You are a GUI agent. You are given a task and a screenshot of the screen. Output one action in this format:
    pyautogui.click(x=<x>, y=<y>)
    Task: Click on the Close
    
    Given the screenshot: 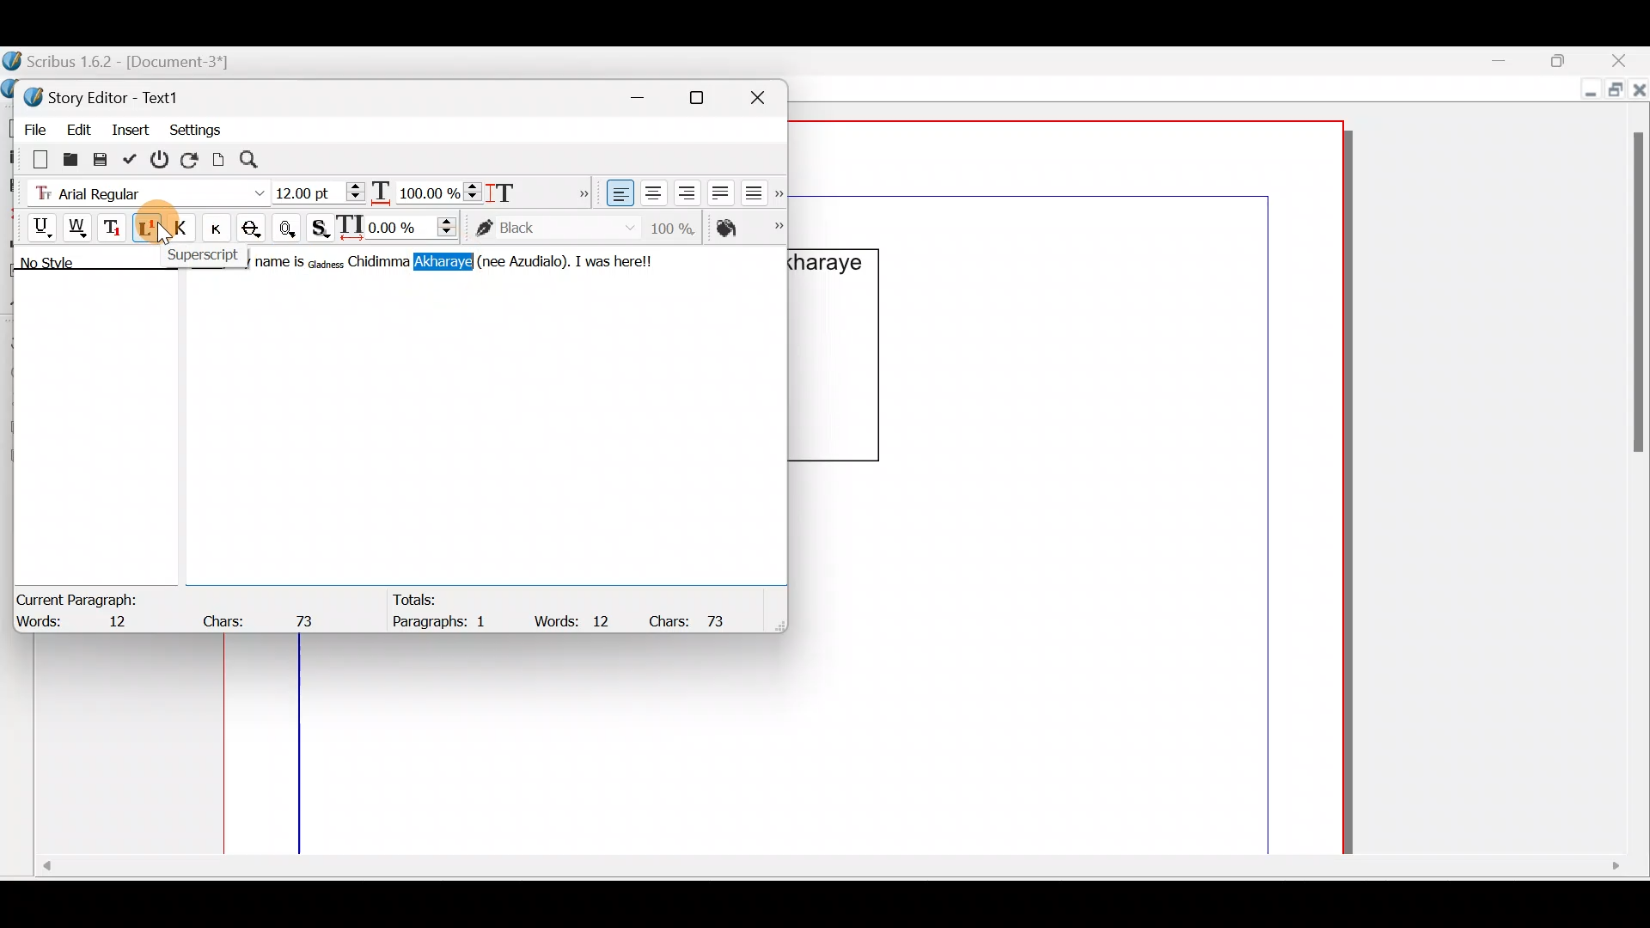 What is the action you would take?
    pyautogui.click(x=1640, y=94)
    